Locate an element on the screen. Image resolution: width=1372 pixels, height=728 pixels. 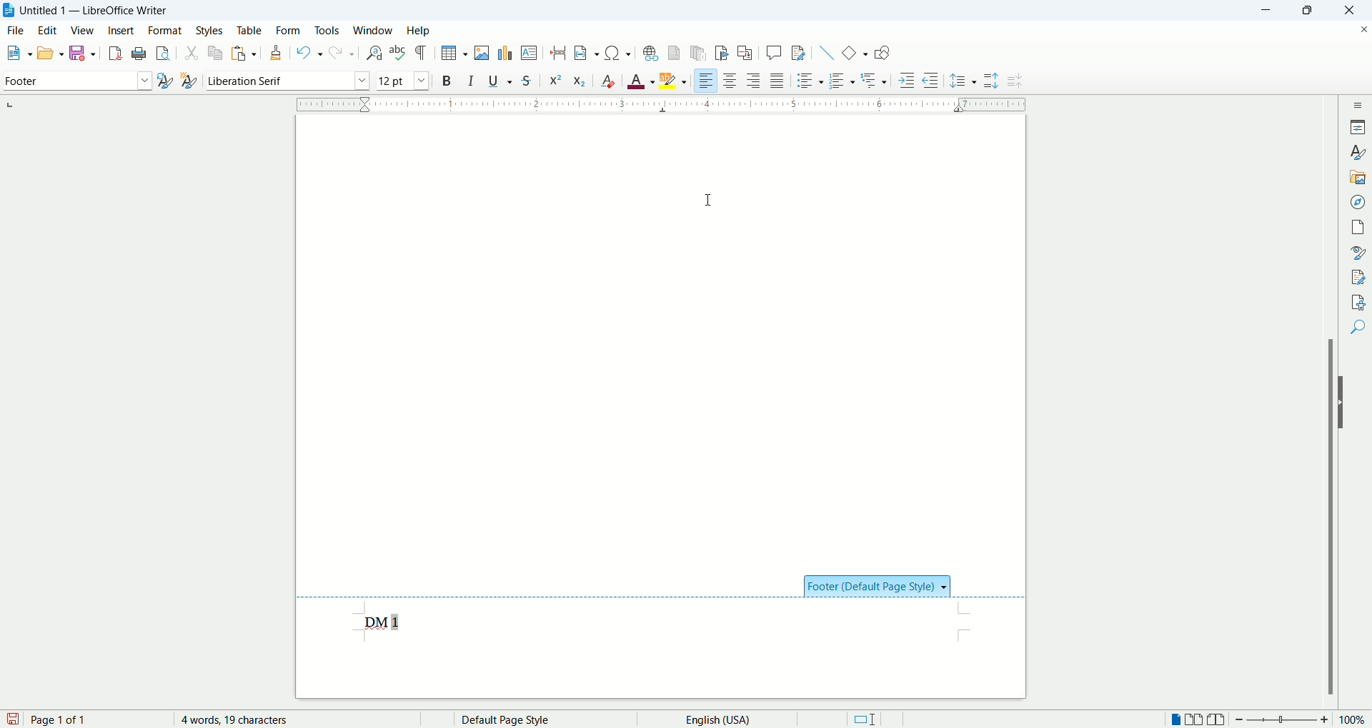
italic is located at coordinates (472, 80).